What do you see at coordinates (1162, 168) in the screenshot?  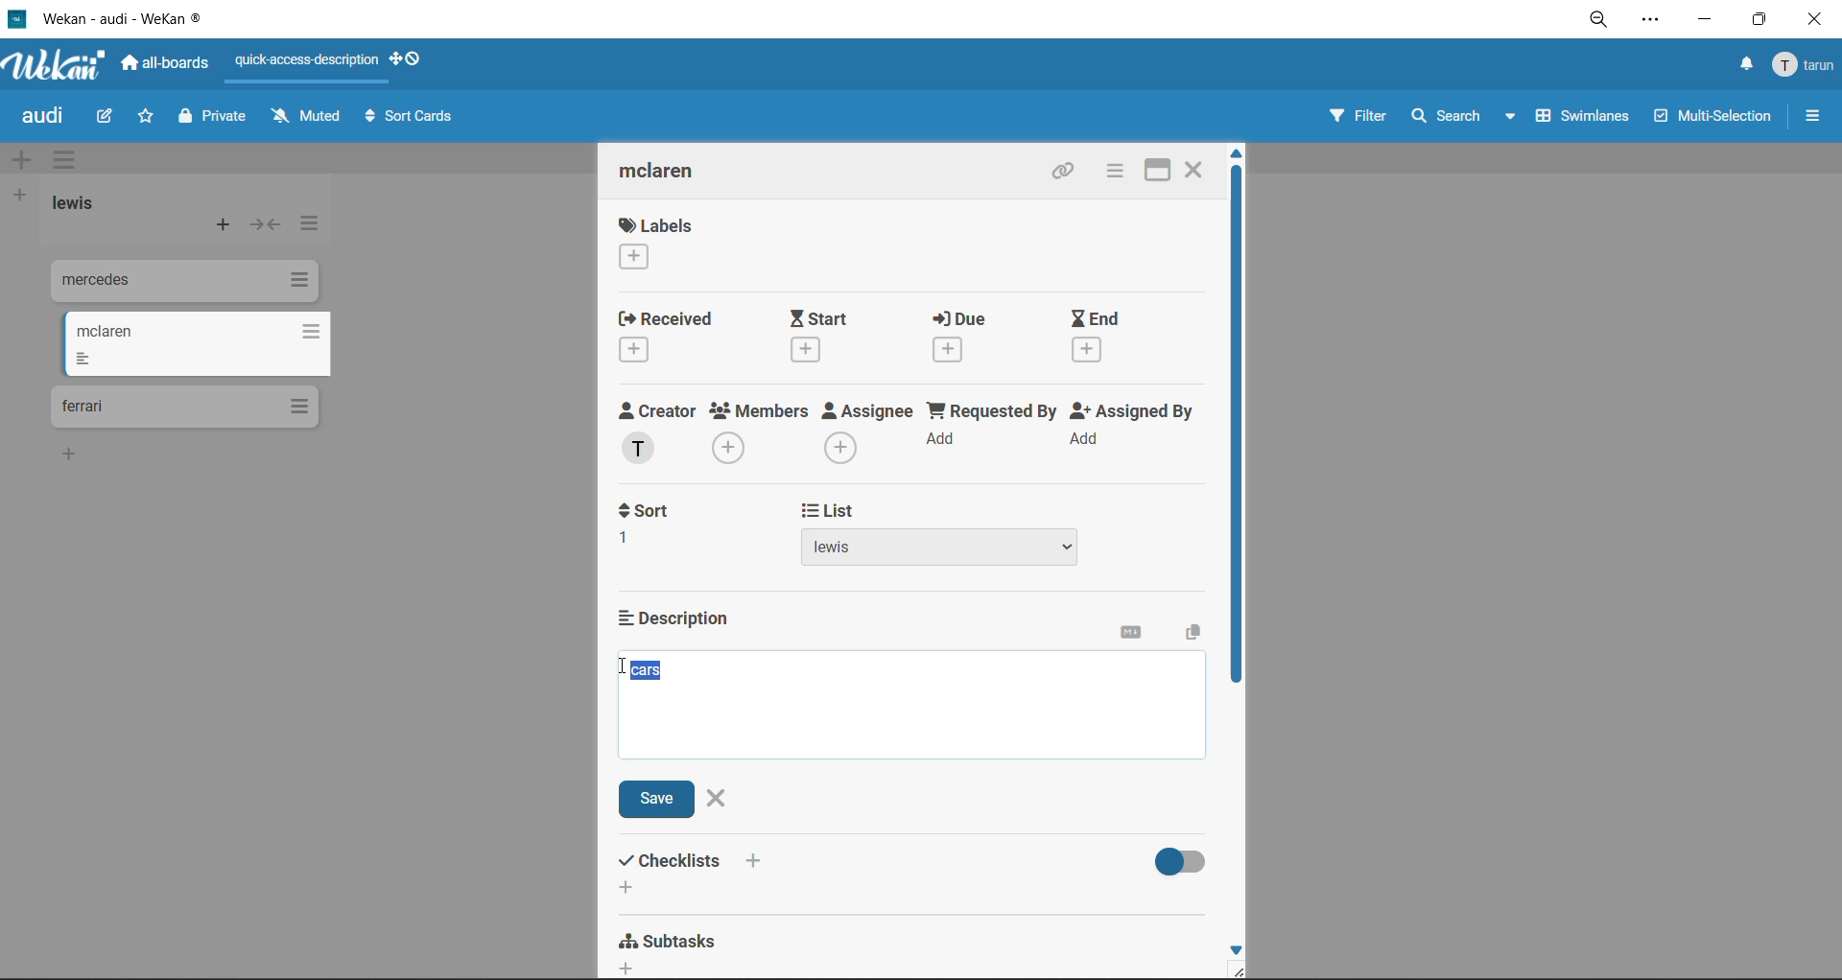 I see `maximize` at bounding box center [1162, 168].